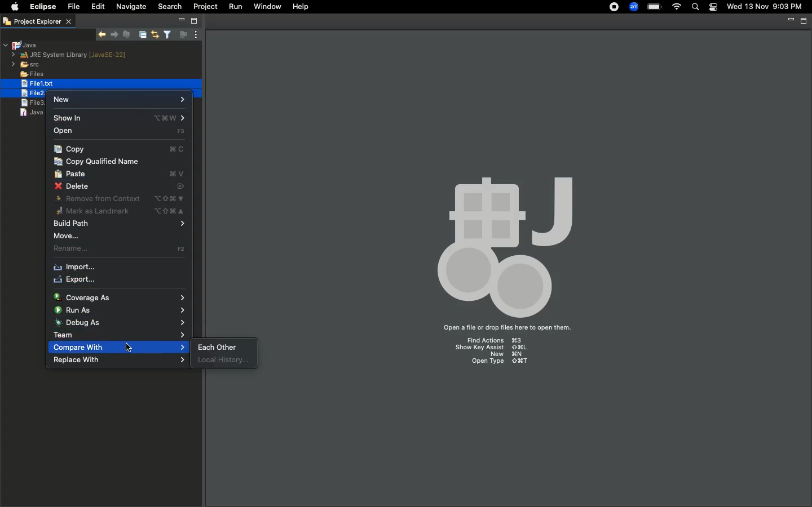  I want to click on Find Actions , so click(500, 341).